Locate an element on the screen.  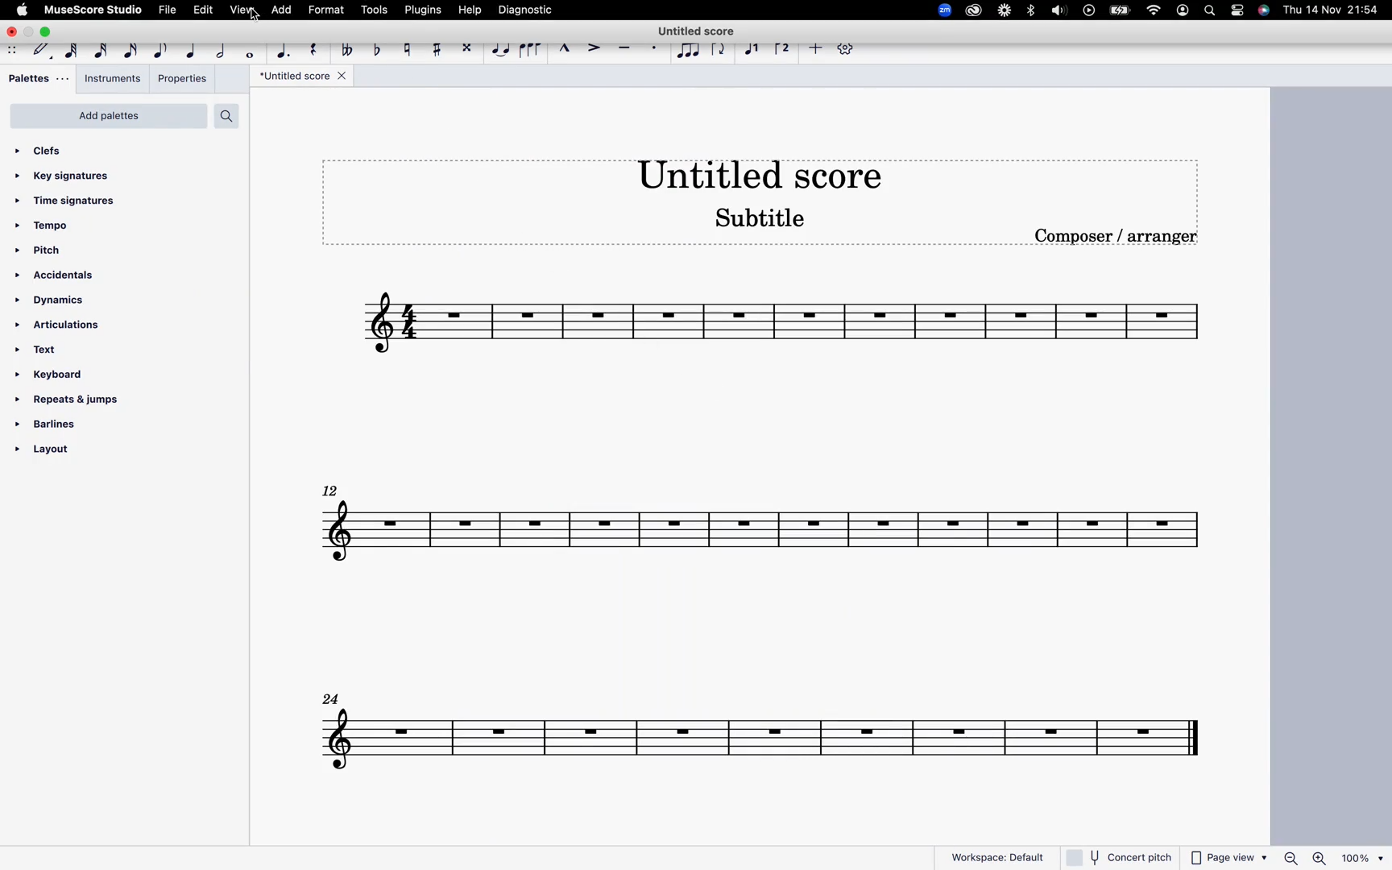
maximize is located at coordinates (48, 32).